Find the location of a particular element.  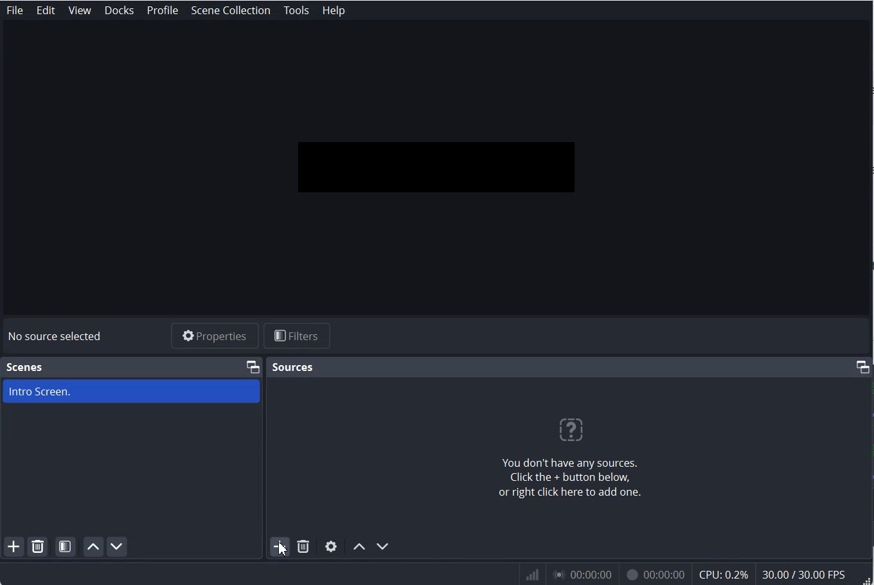

CPU is located at coordinates (724, 575).